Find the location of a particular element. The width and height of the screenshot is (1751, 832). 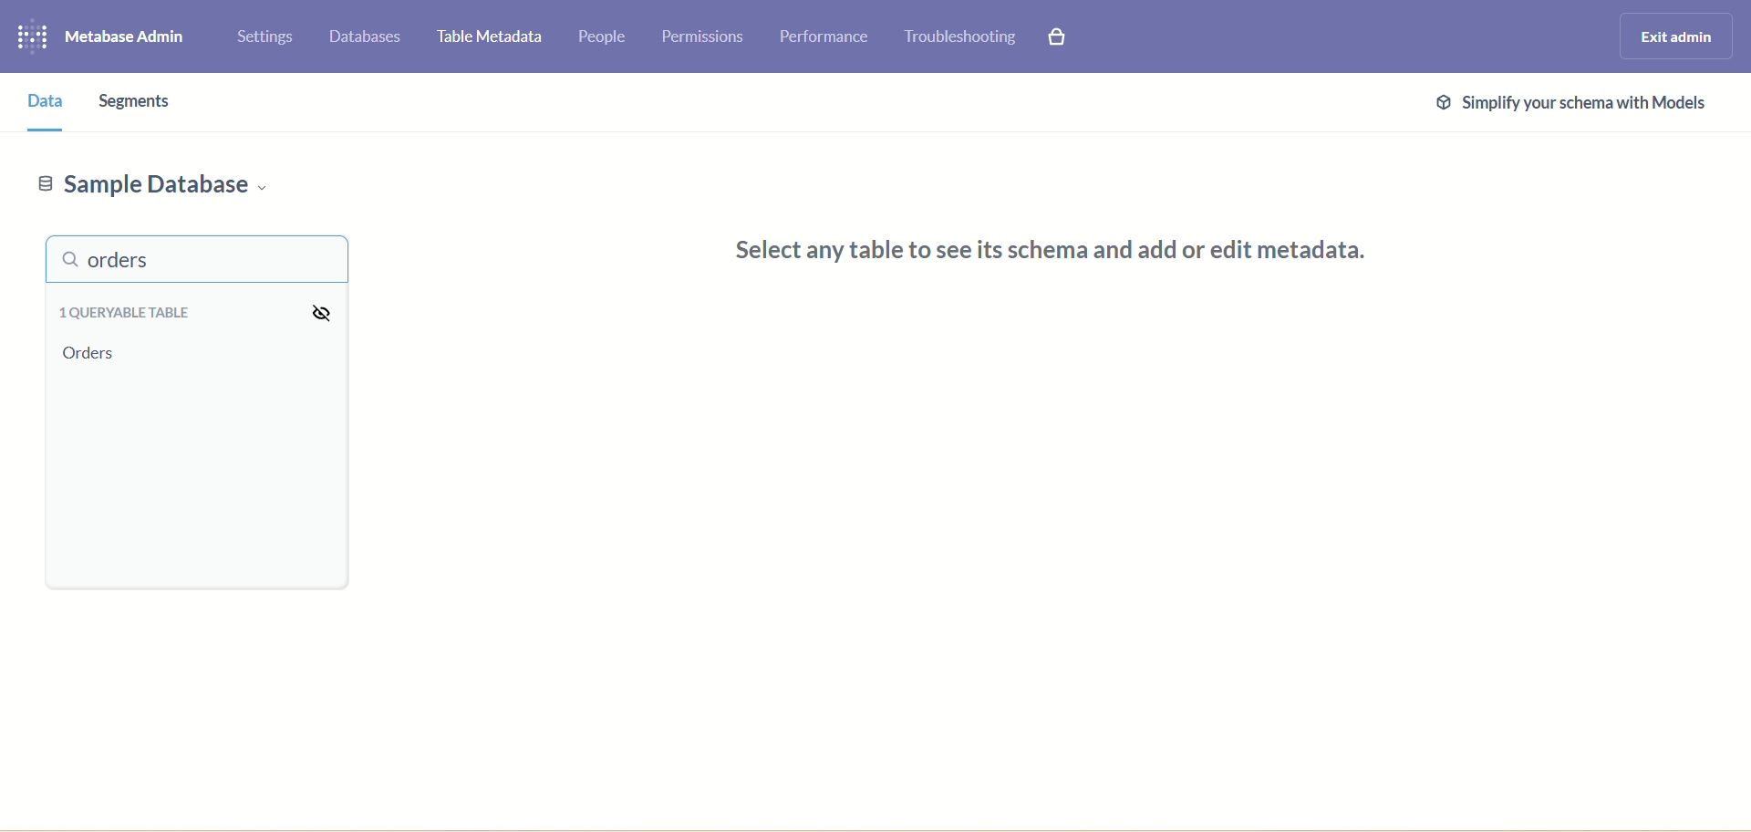

logo is located at coordinates (31, 35).